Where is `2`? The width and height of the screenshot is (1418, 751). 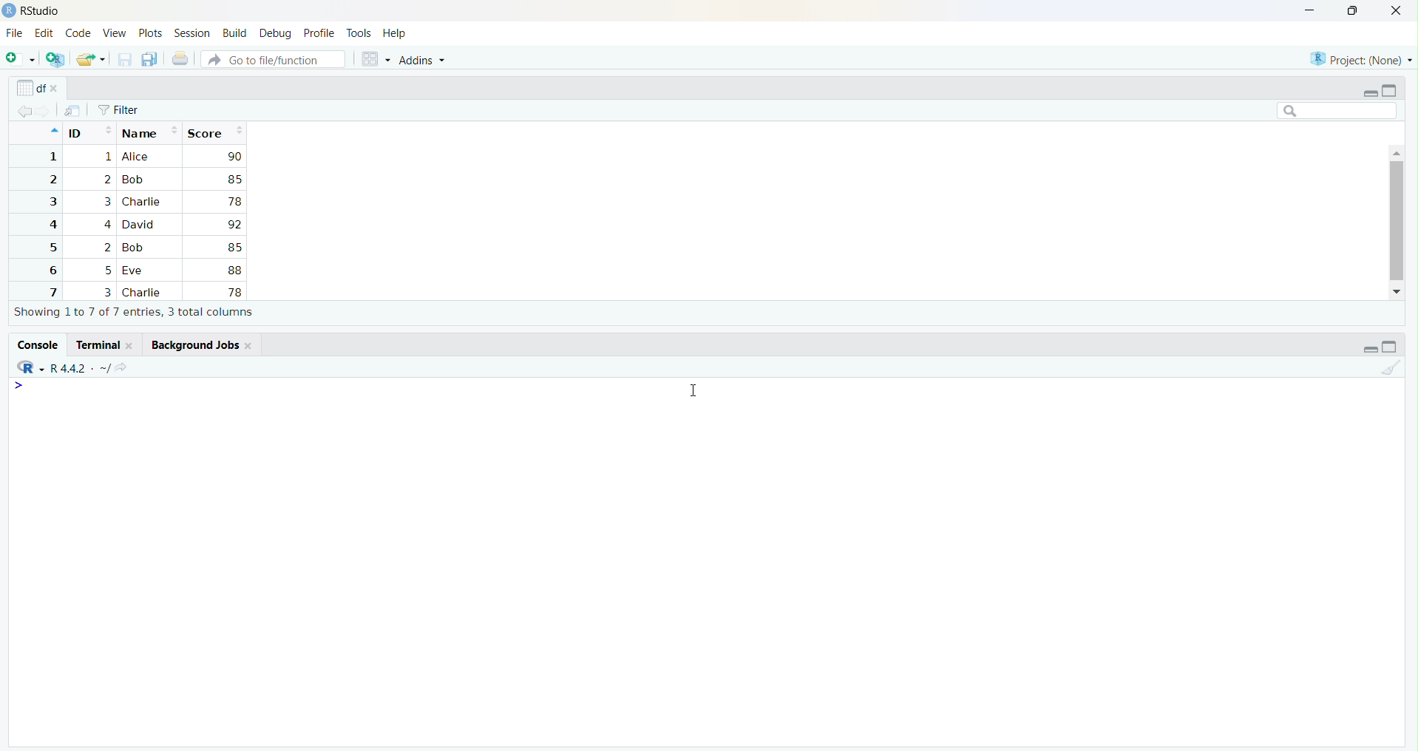 2 is located at coordinates (51, 180).